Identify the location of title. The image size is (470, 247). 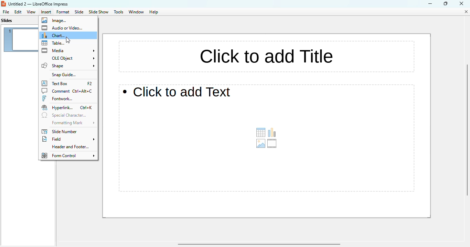
(39, 4).